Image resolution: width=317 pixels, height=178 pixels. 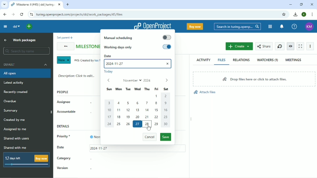 What do you see at coordinates (16, 92) in the screenshot?
I see `Recently created` at bounding box center [16, 92].